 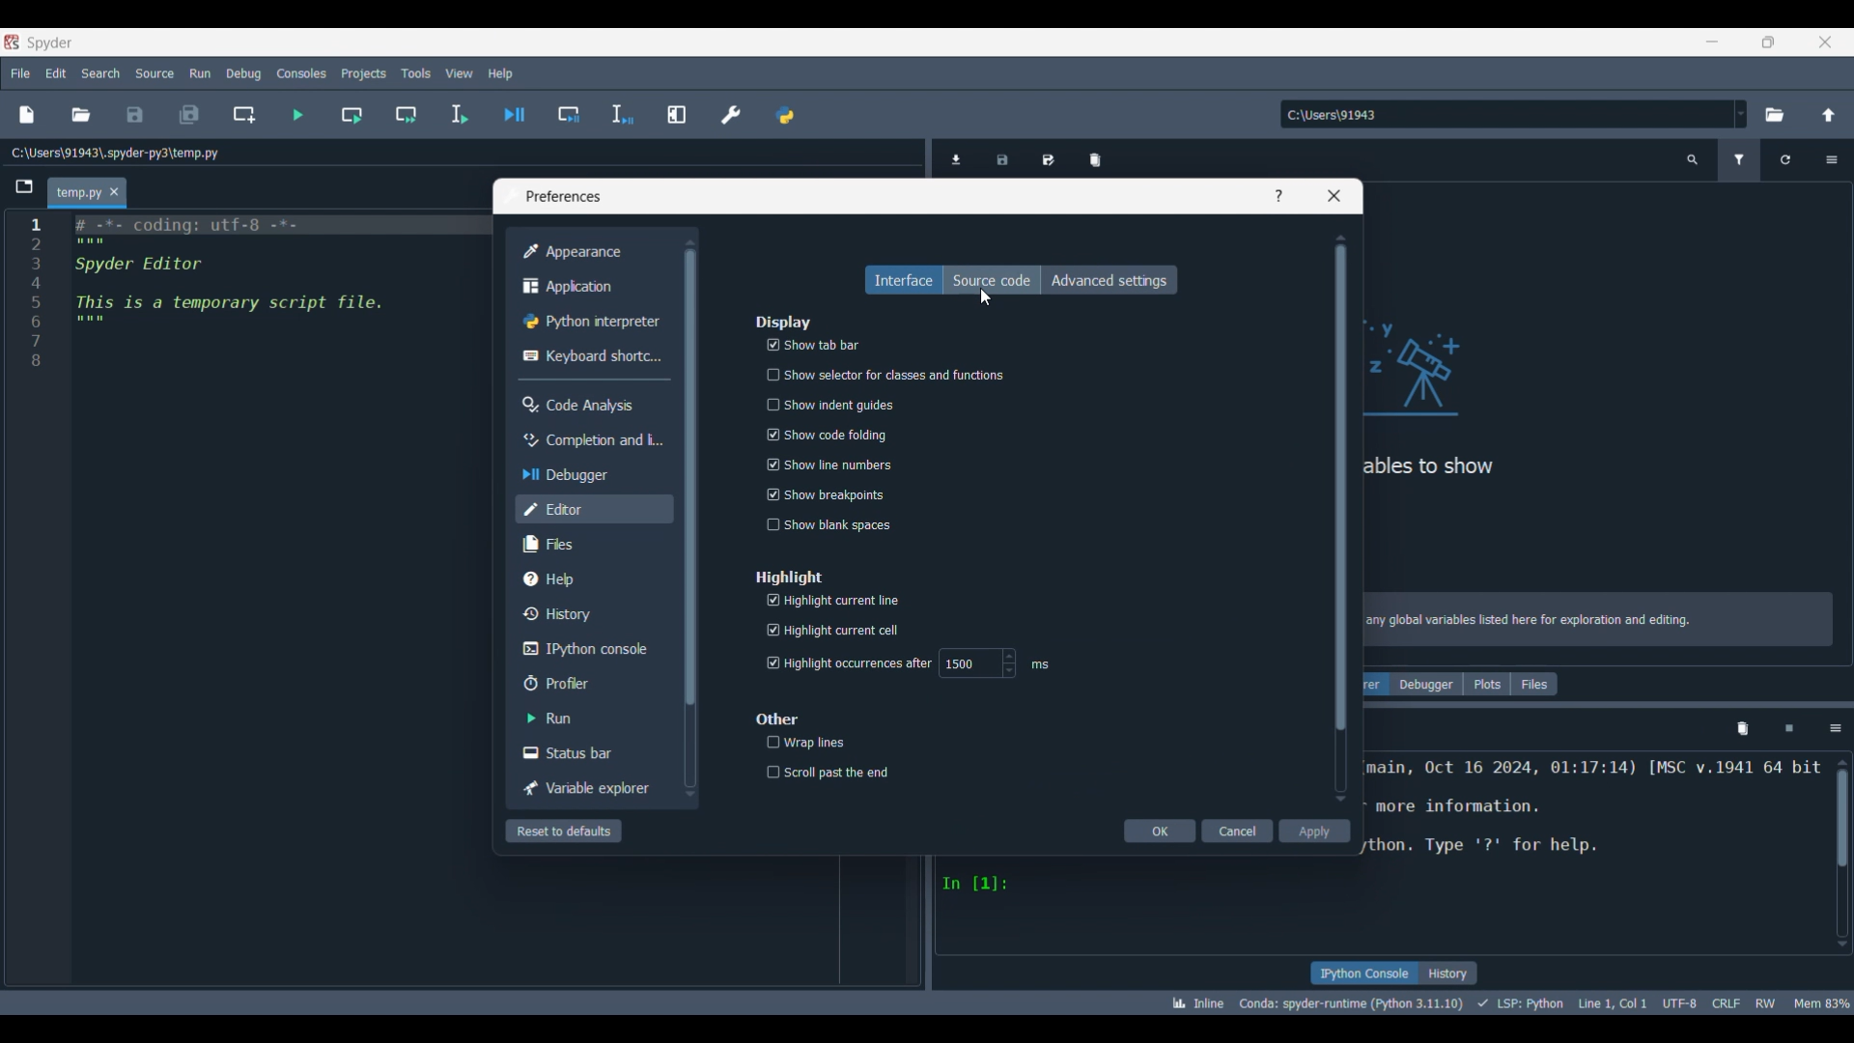 I want to click on scroll past the end, so click(x=842, y=773).